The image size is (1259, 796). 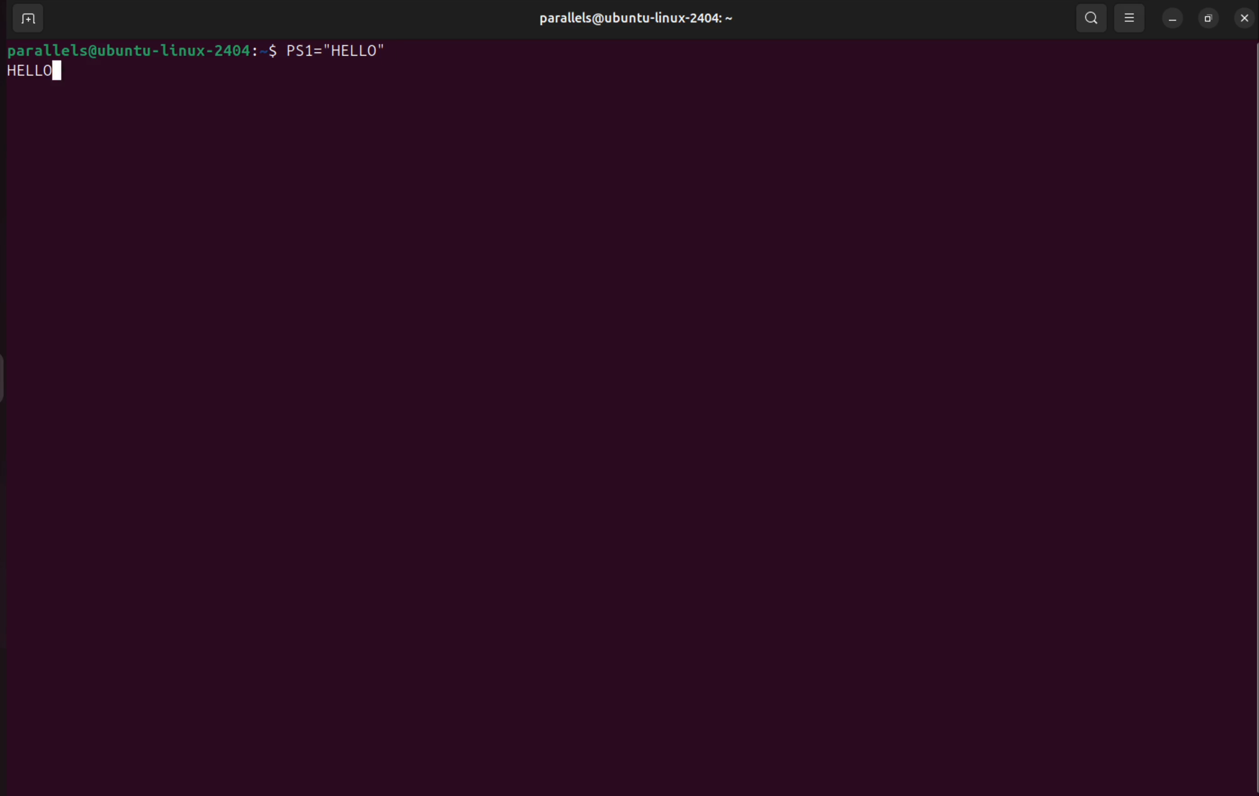 What do you see at coordinates (141, 51) in the screenshot?
I see `bash prompt` at bounding box center [141, 51].